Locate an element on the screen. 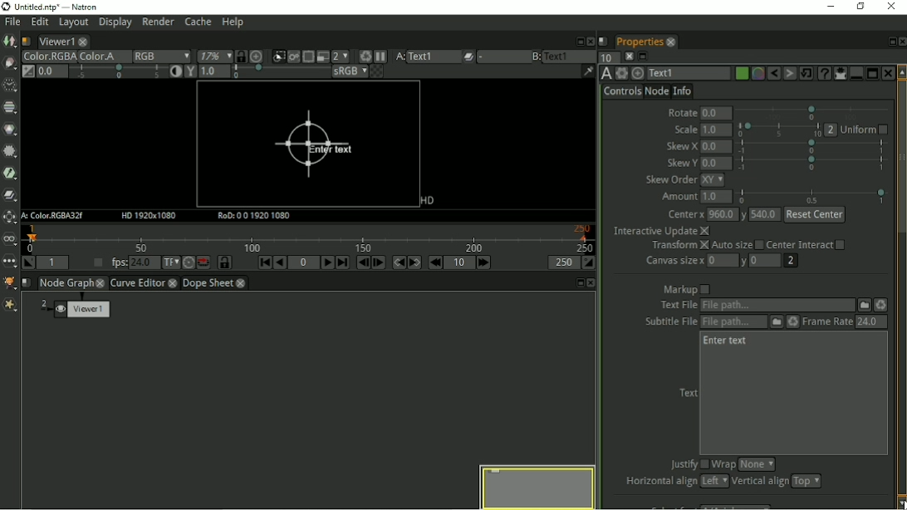 Image resolution: width=907 pixels, height=510 pixels. Float pane is located at coordinates (578, 282).